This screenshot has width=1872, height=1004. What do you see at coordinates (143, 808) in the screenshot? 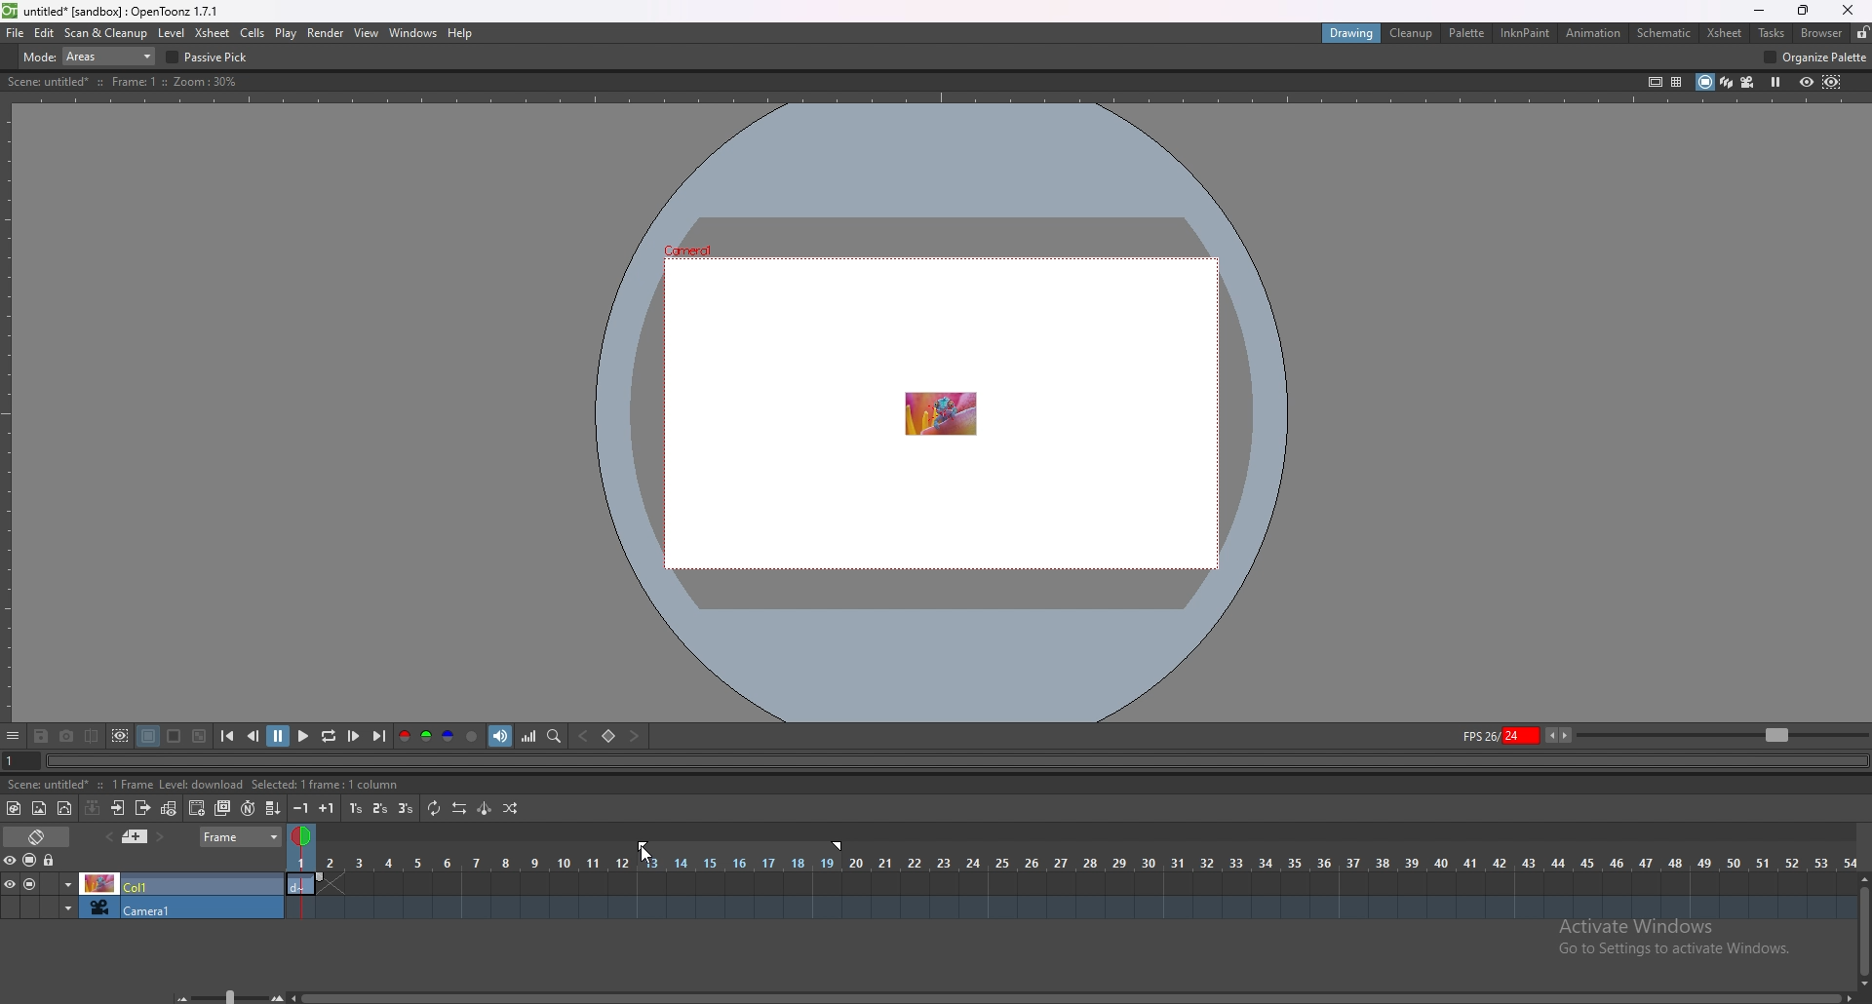
I see `close subsheet` at bounding box center [143, 808].